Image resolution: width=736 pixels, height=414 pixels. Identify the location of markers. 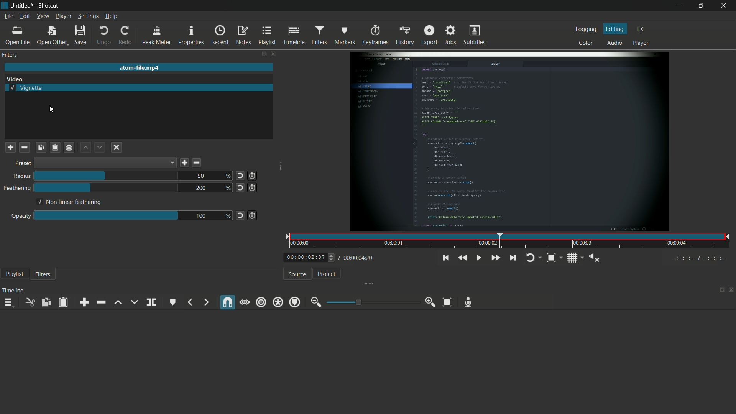
(344, 36).